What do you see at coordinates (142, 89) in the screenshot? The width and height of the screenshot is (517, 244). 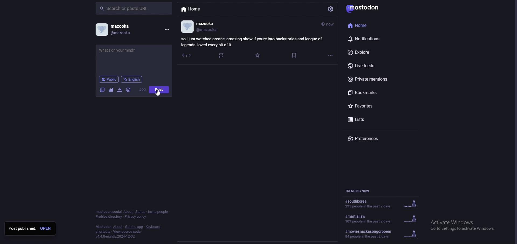 I see `word limit` at bounding box center [142, 89].